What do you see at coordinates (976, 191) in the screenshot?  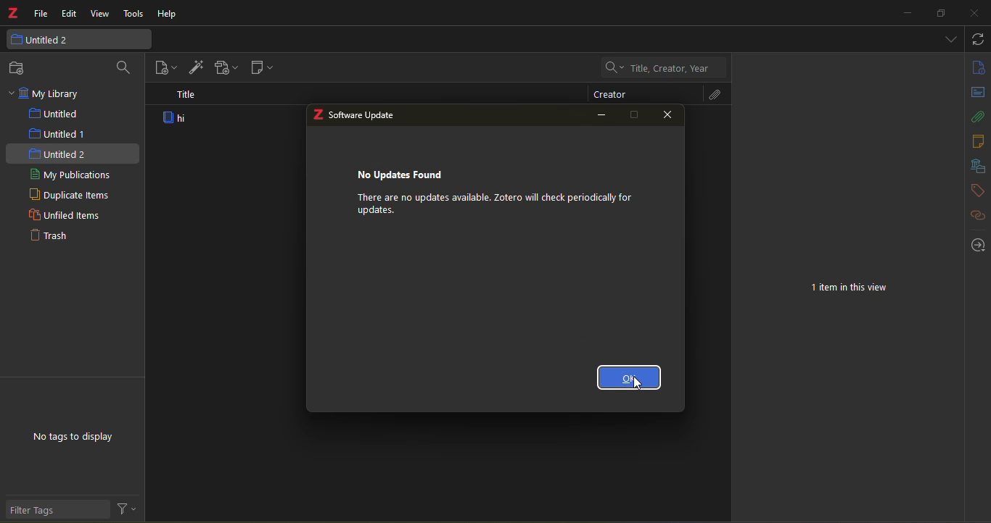 I see `tags` at bounding box center [976, 191].